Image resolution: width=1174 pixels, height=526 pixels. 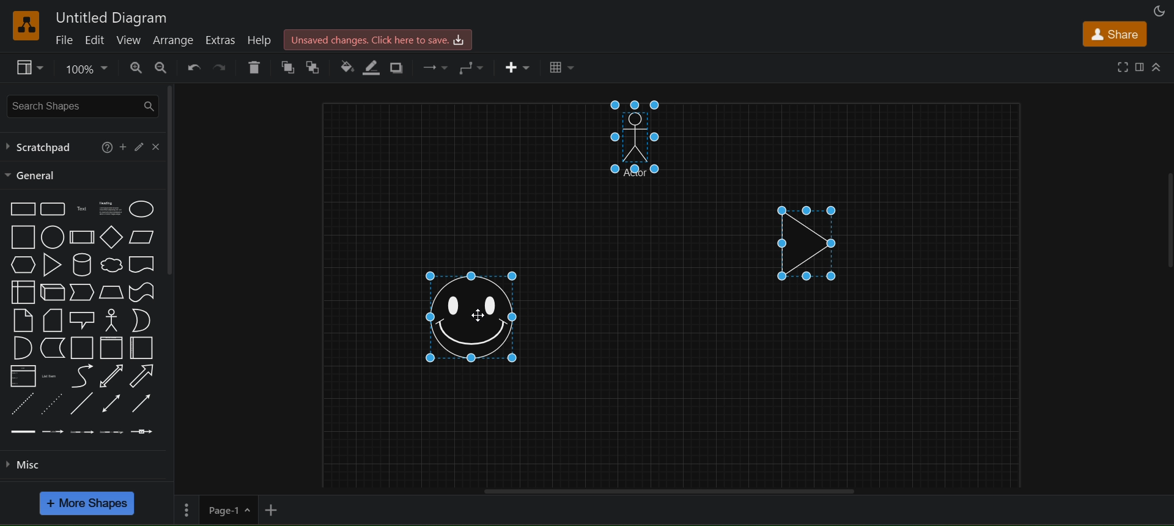 I want to click on hexagon, so click(x=21, y=264).